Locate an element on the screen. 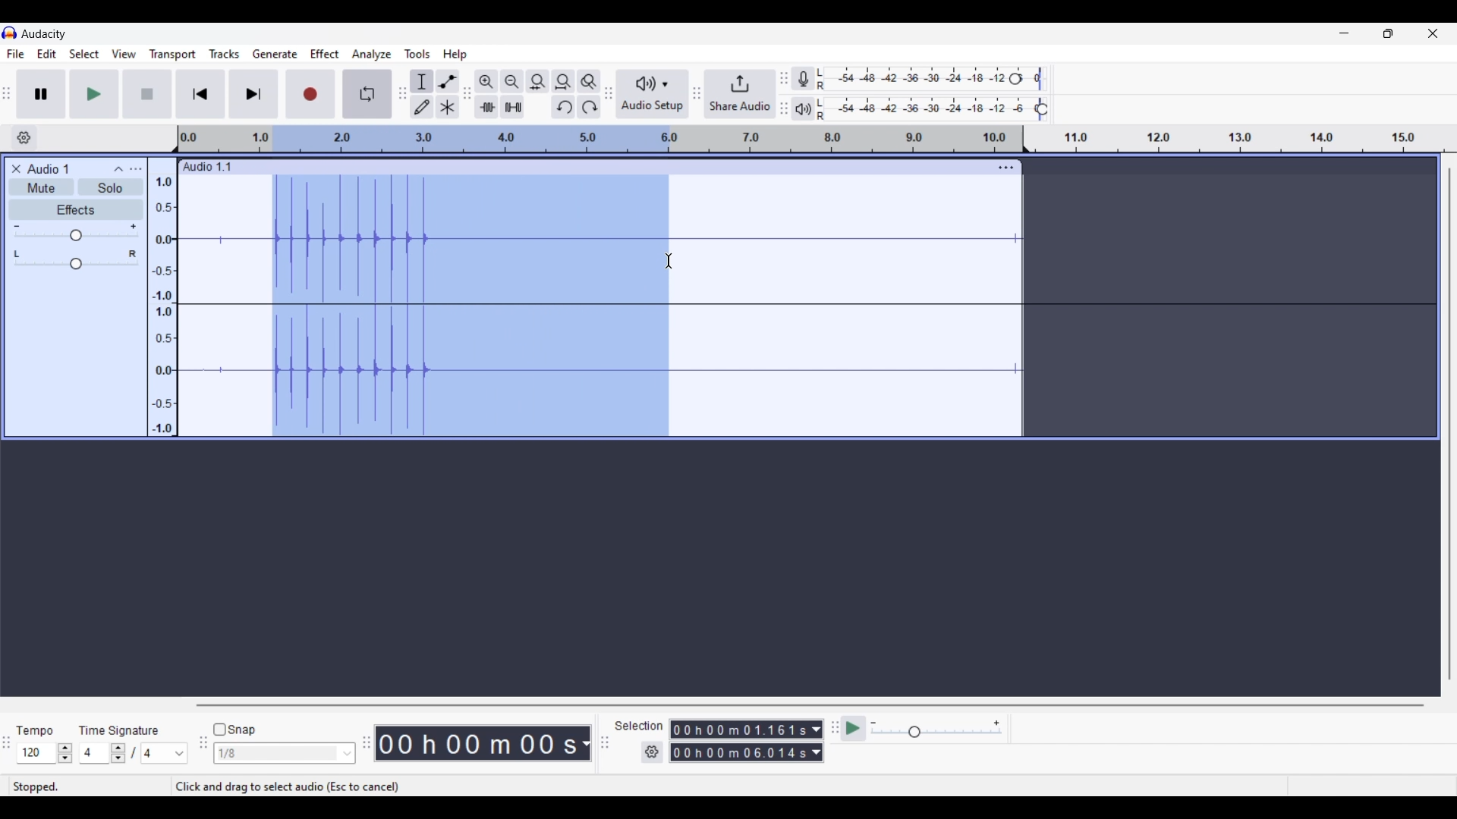  Envelop tool is located at coordinates (448, 80).